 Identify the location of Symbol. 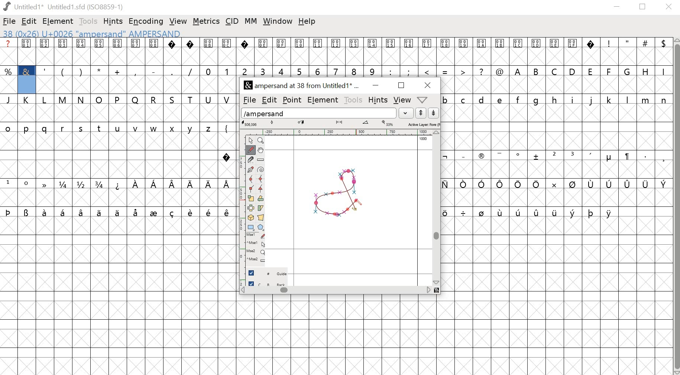
(609, 158).